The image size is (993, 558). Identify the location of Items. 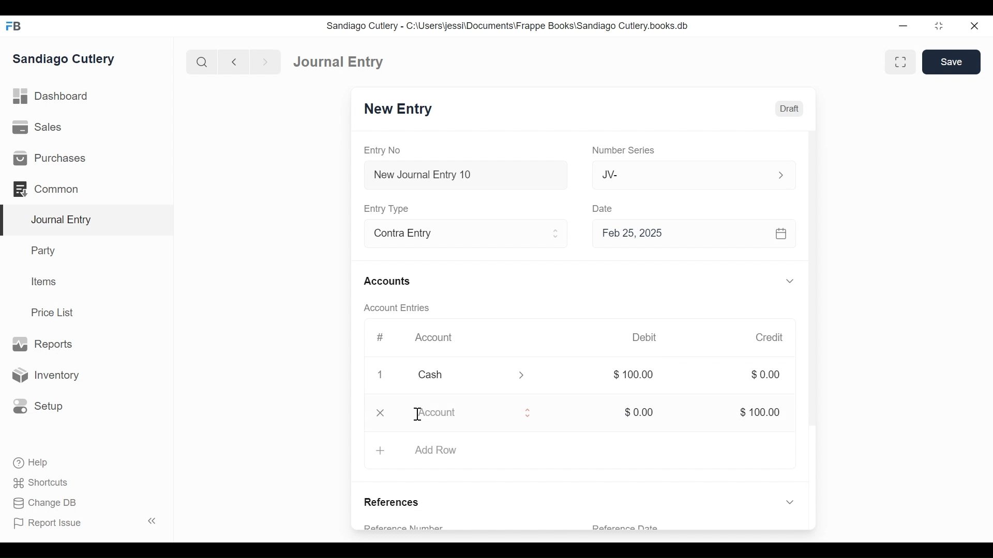
(45, 283).